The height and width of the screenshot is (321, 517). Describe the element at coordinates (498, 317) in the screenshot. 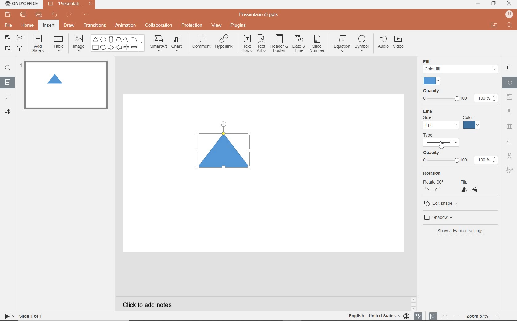

I see `zoom in` at that location.